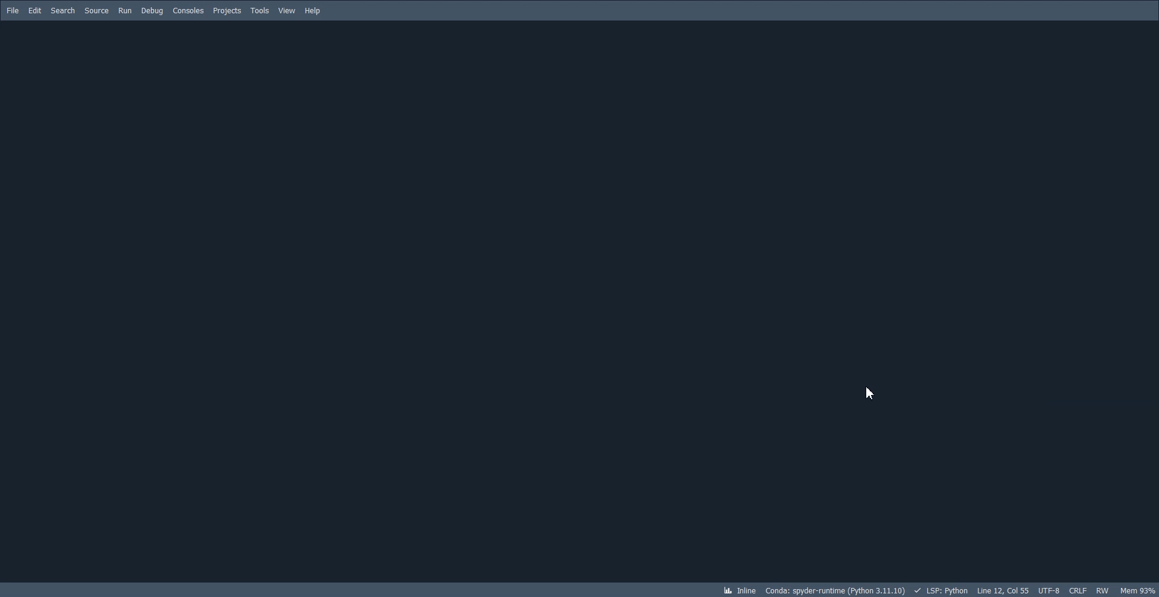 The image size is (1159, 597). Describe the element at coordinates (313, 10) in the screenshot. I see `Help` at that location.